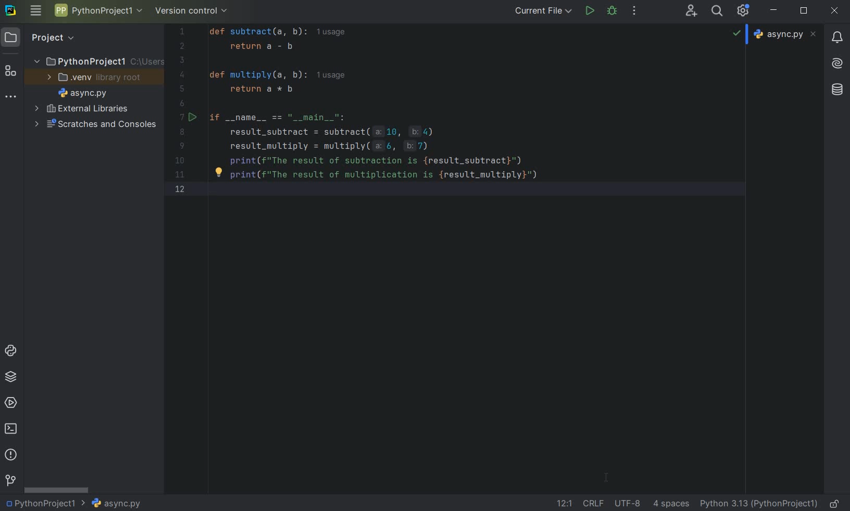 Image resolution: width=850 pixels, height=511 pixels. What do you see at coordinates (45, 504) in the screenshot?
I see `project name` at bounding box center [45, 504].